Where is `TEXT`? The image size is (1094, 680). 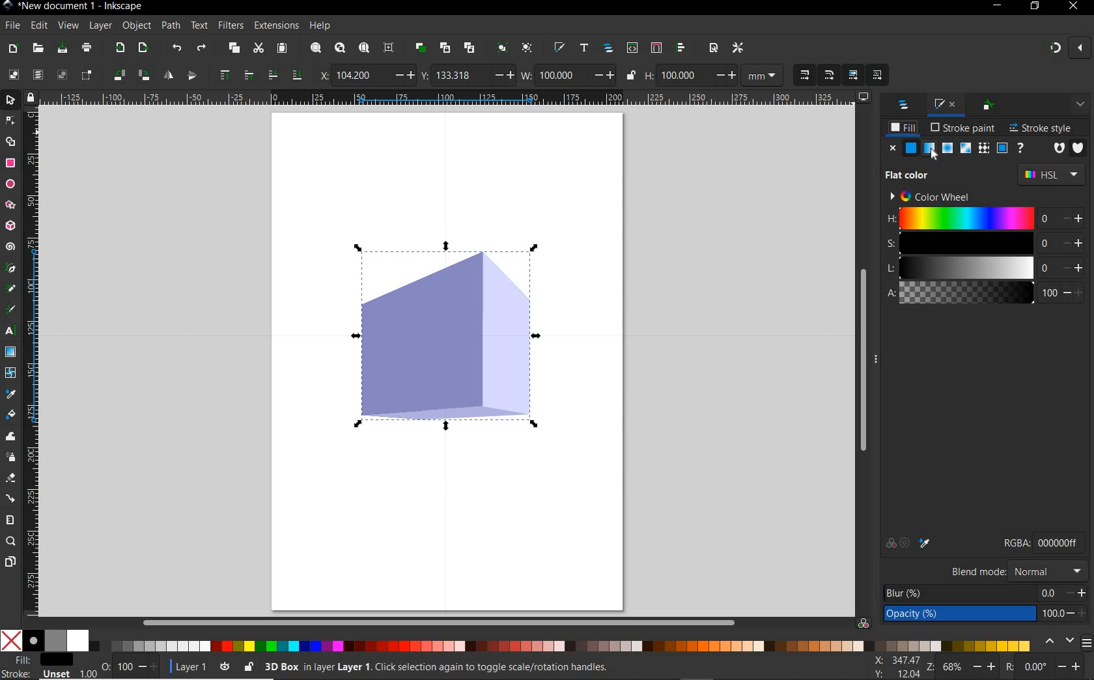
TEXT is located at coordinates (199, 25).